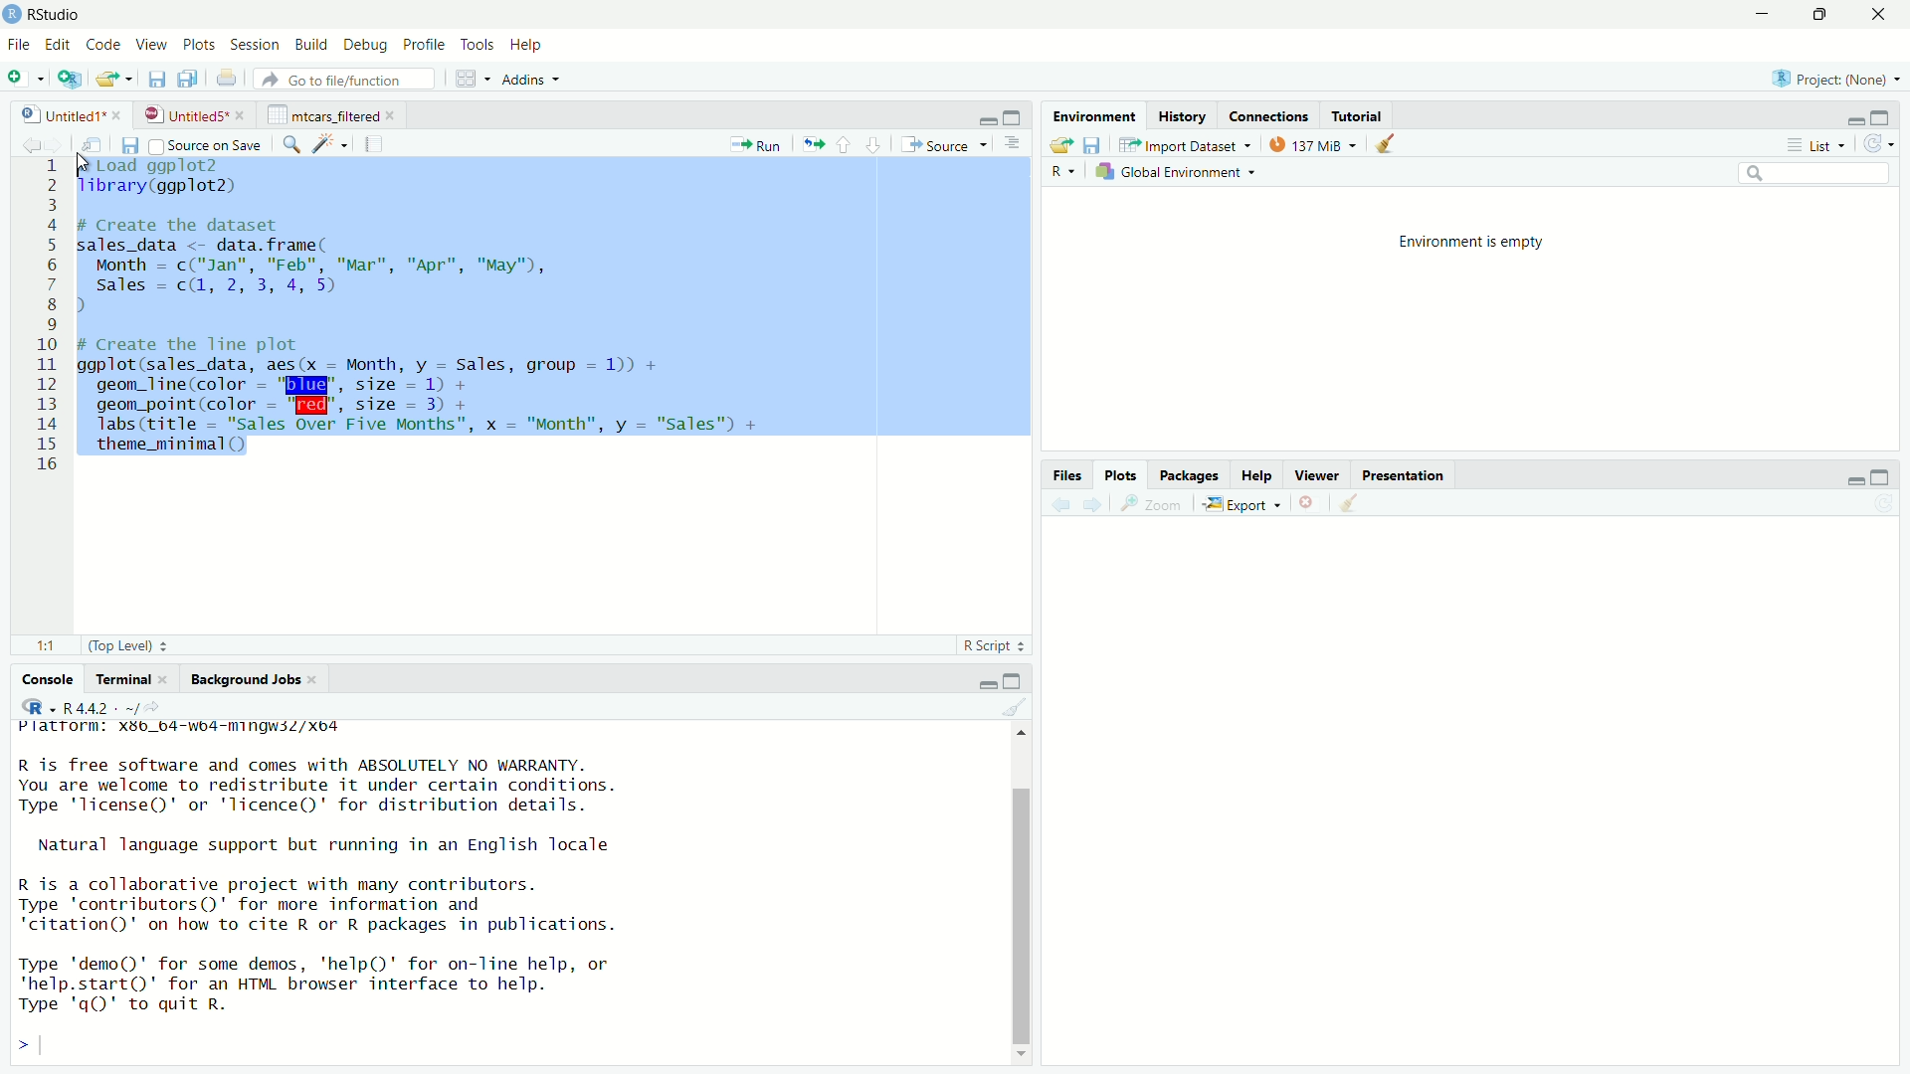 This screenshot has height=1074, width=1910. Describe the element at coordinates (814, 144) in the screenshot. I see `re-run the previous section` at that location.